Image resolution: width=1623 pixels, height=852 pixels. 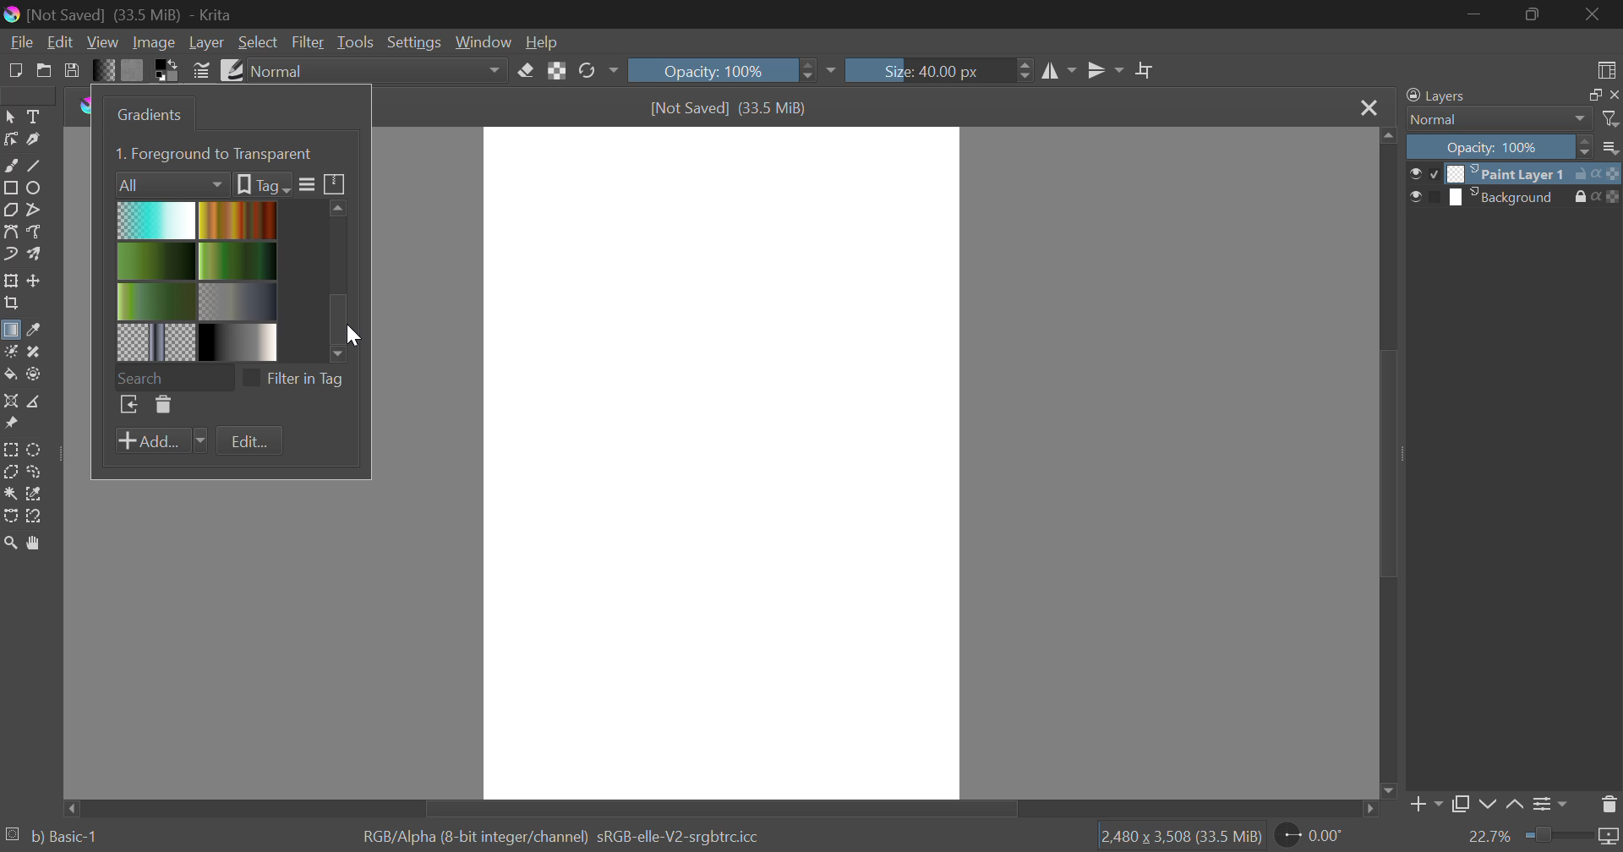 What do you see at coordinates (1535, 16) in the screenshot?
I see `Minimize` at bounding box center [1535, 16].